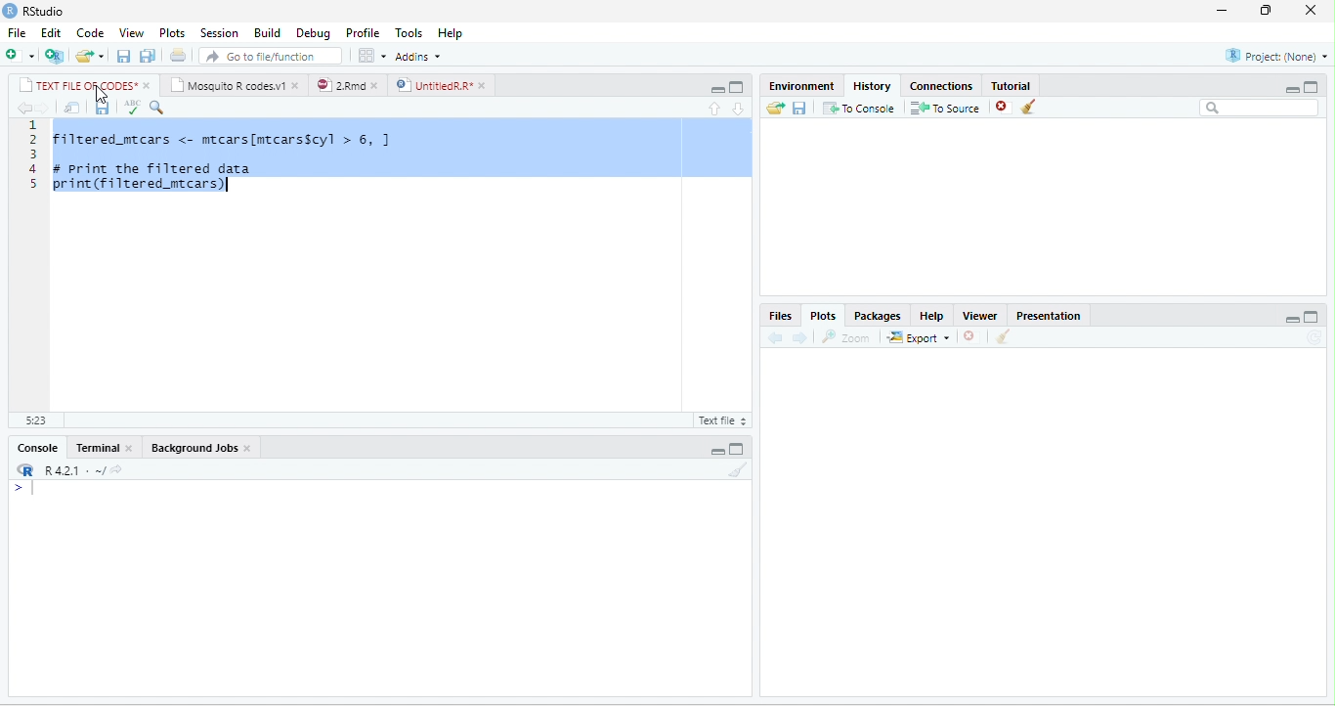  Describe the element at coordinates (872, 86) in the screenshot. I see `History` at that location.